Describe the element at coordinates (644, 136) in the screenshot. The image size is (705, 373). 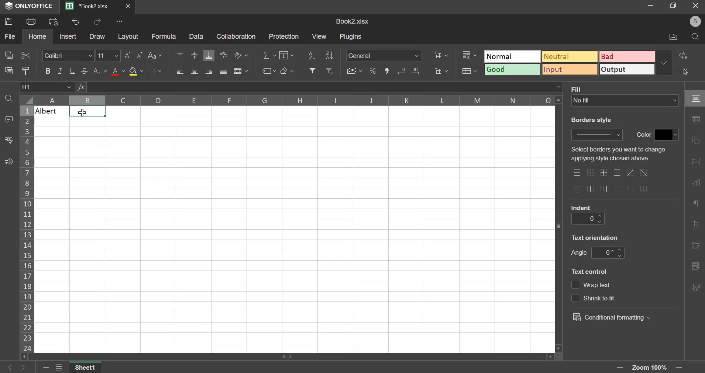
I see `text` at that location.